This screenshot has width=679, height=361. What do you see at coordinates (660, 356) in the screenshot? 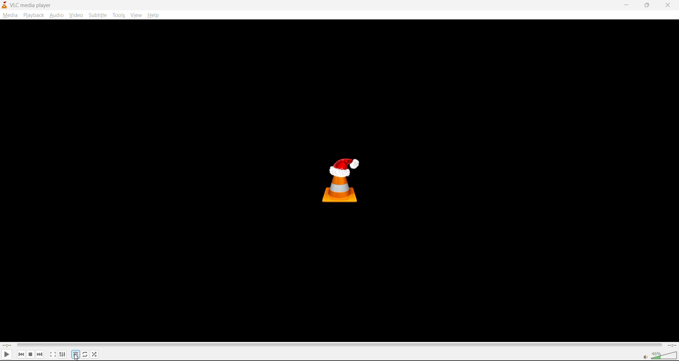
I see `volume` at bounding box center [660, 356].